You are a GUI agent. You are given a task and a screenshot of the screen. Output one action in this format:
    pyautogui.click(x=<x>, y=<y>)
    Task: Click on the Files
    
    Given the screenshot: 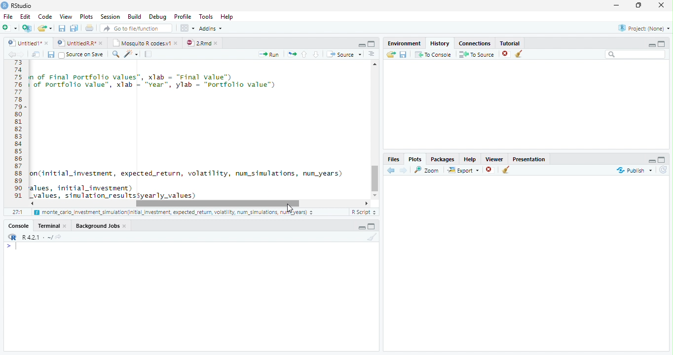 What is the action you would take?
    pyautogui.click(x=394, y=159)
    